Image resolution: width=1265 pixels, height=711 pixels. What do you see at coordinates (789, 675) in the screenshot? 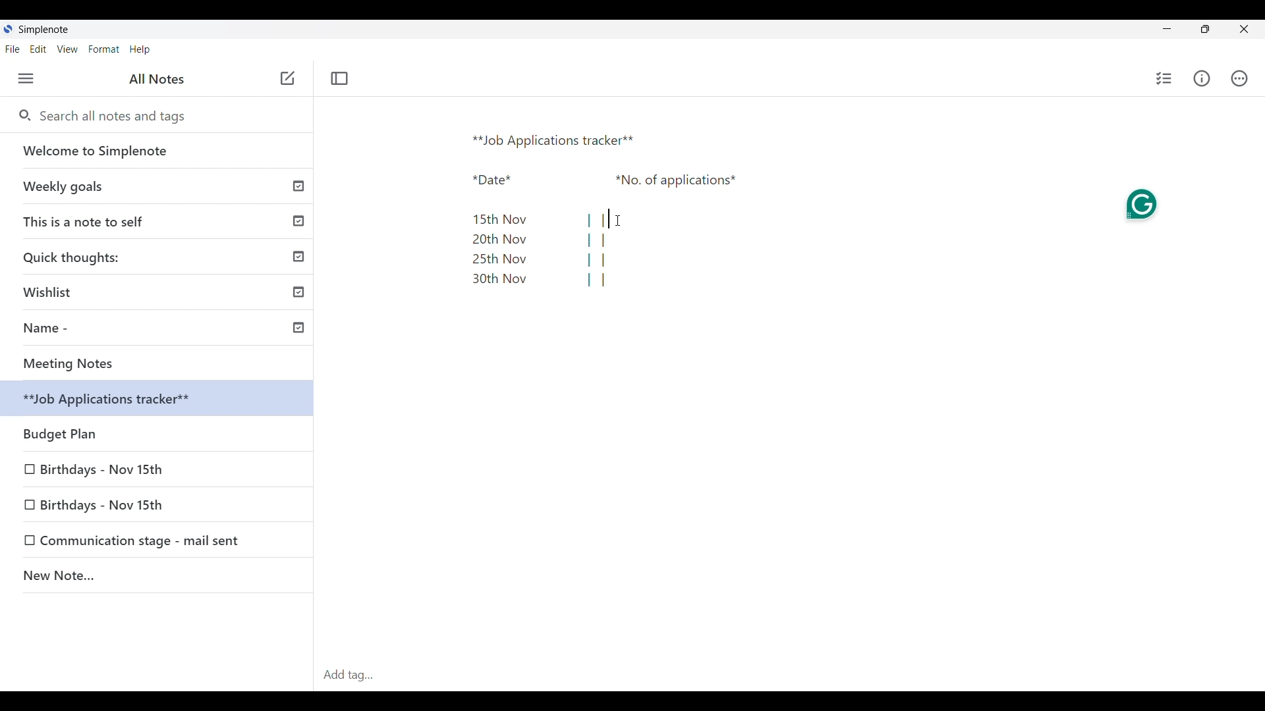
I see `Click to type in tag` at bounding box center [789, 675].